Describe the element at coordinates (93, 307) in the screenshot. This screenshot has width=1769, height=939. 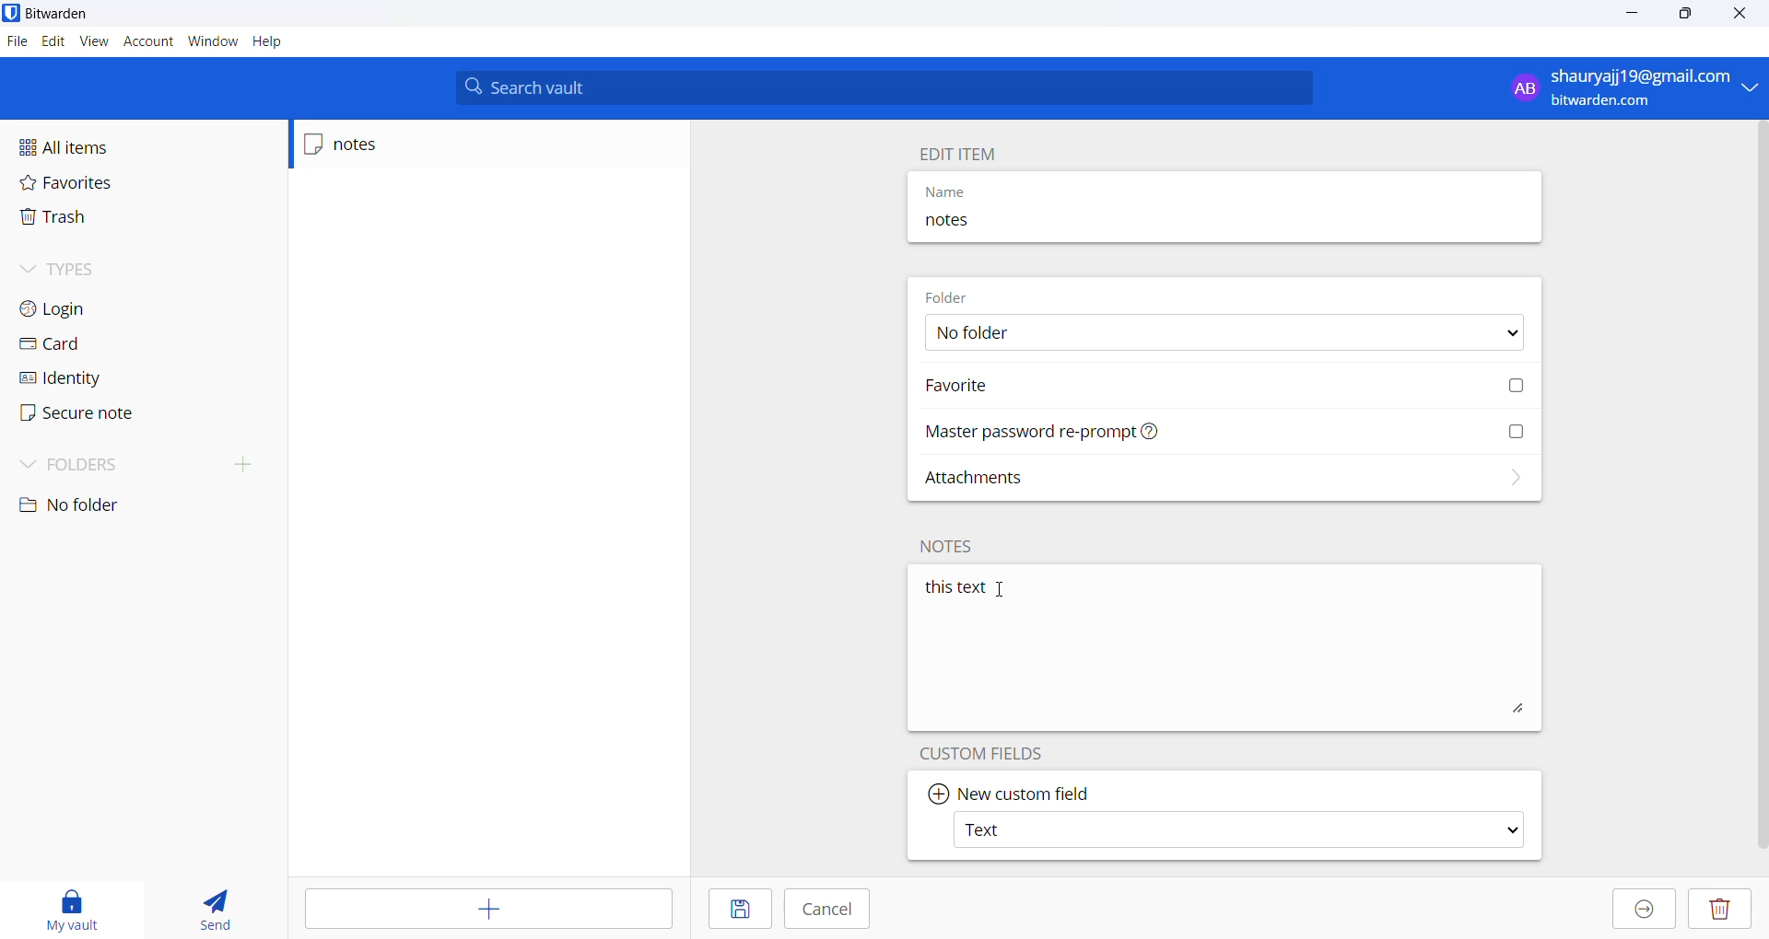
I see `login` at that location.